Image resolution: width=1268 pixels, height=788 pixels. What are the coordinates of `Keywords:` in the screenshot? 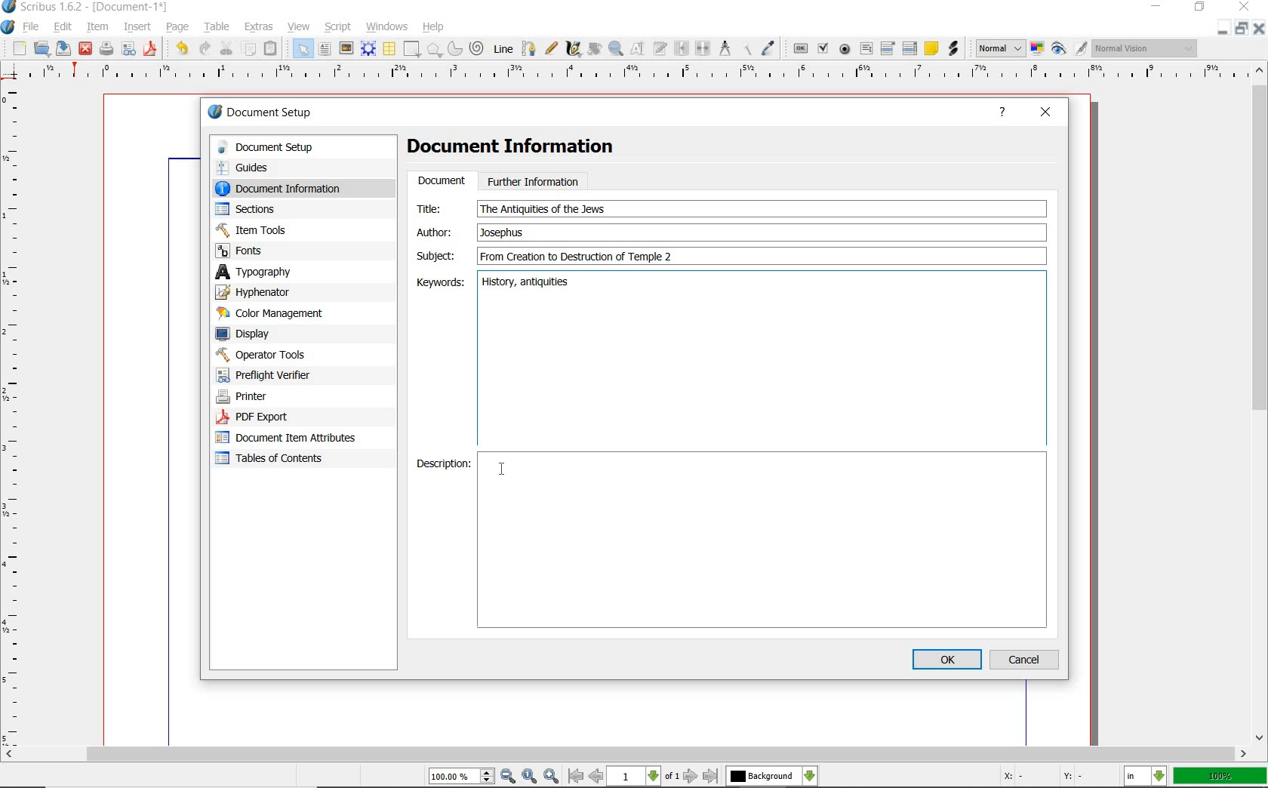 It's located at (439, 282).